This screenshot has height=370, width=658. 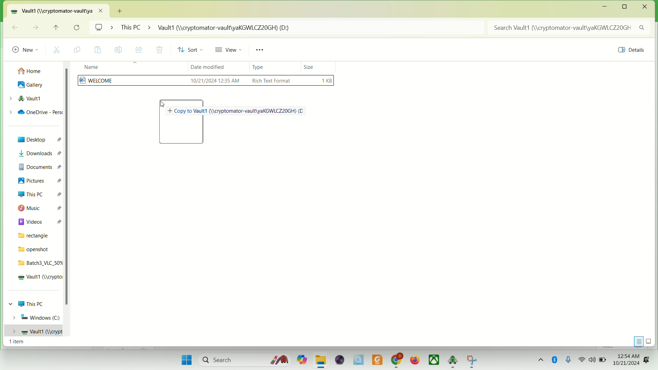 What do you see at coordinates (186, 359) in the screenshot?
I see `start` at bounding box center [186, 359].